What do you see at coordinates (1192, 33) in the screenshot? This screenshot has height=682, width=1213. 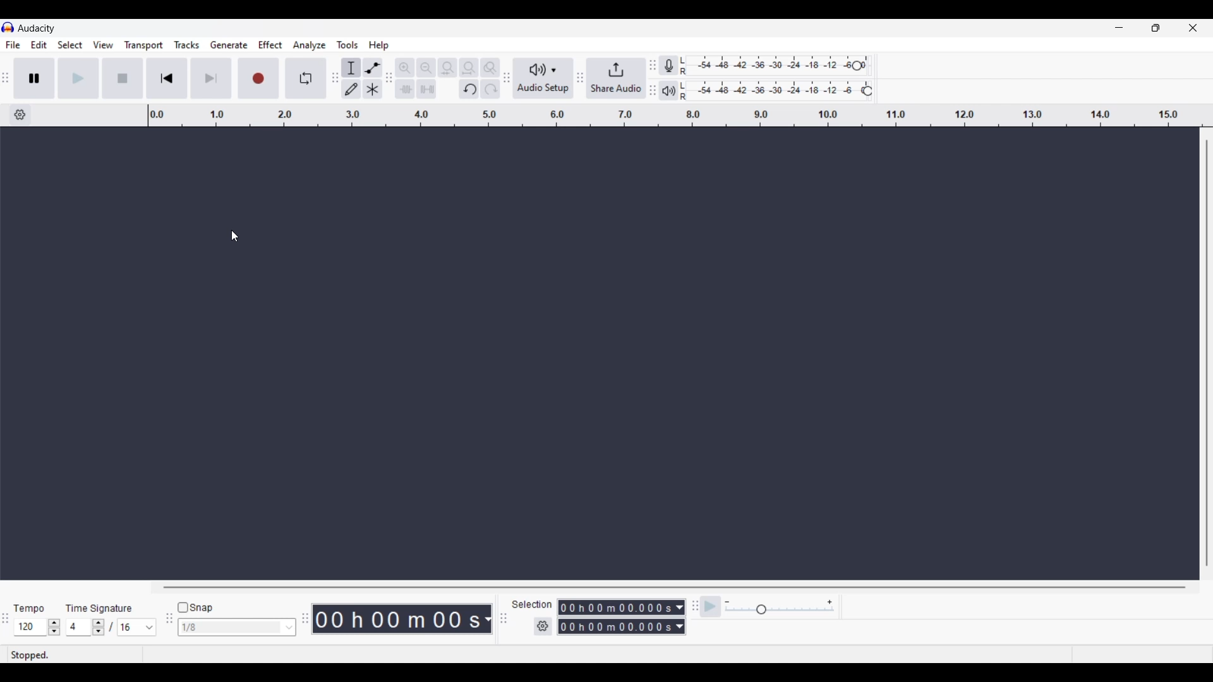 I see `Close interface` at bounding box center [1192, 33].